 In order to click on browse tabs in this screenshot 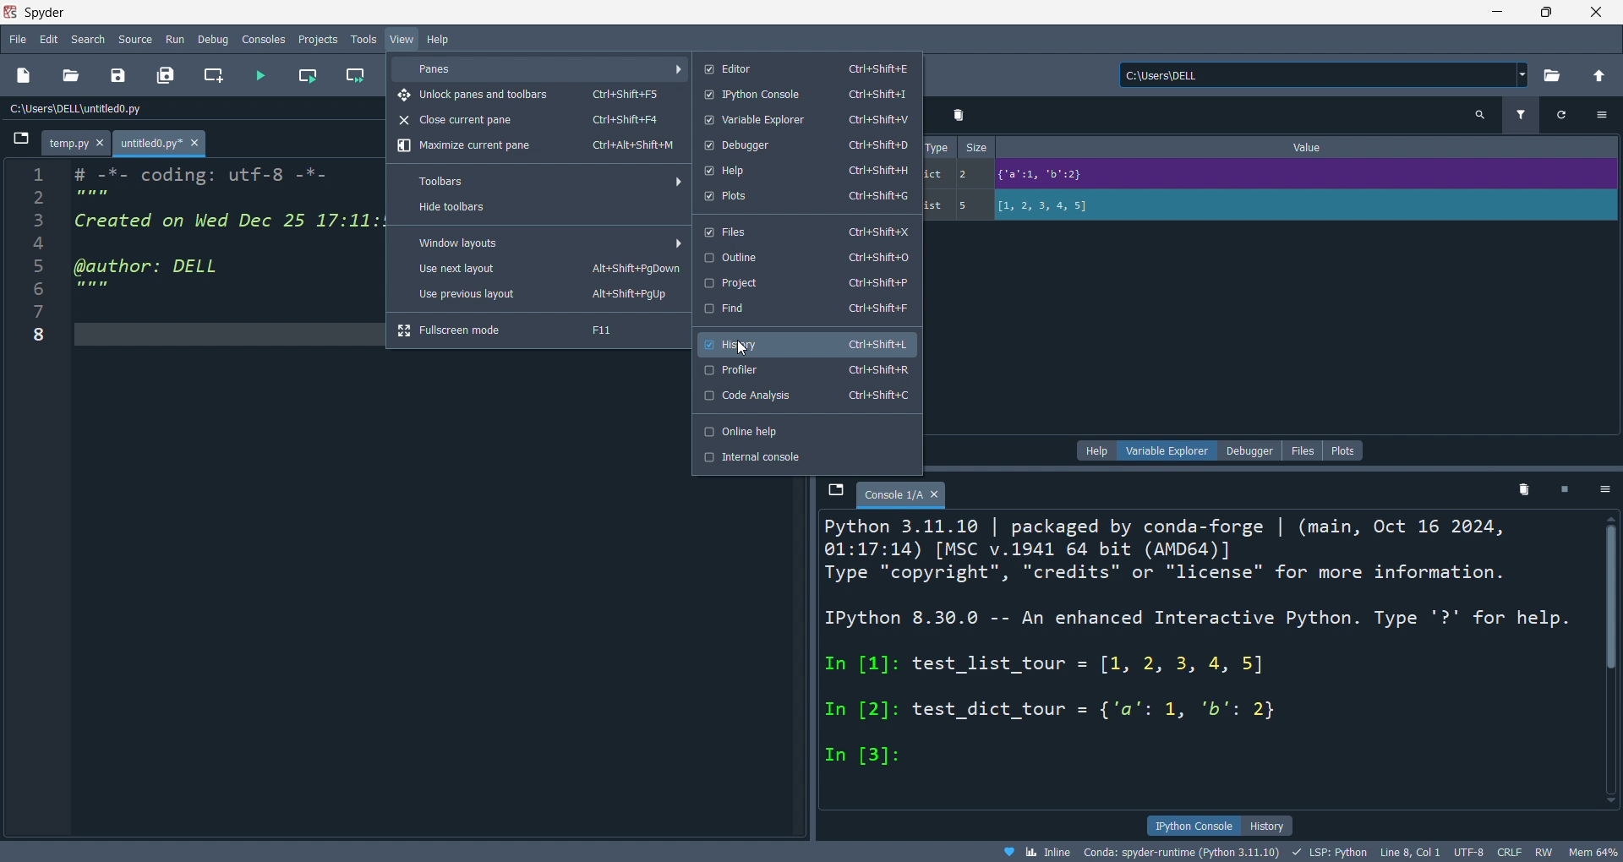, I will do `click(834, 491)`.